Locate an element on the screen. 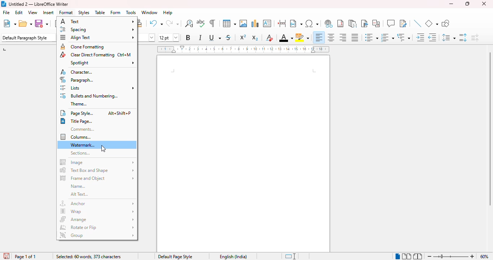 Image resolution: width=493 pixels, height=260 pixels. set paragraph style is located at coordinates (29, 38).